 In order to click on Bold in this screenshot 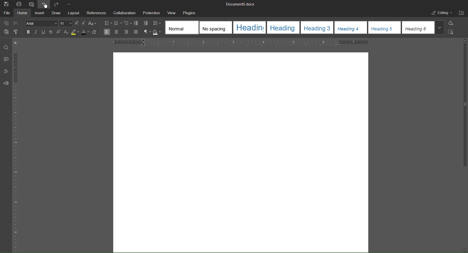, I will do `click(29, 32)`.